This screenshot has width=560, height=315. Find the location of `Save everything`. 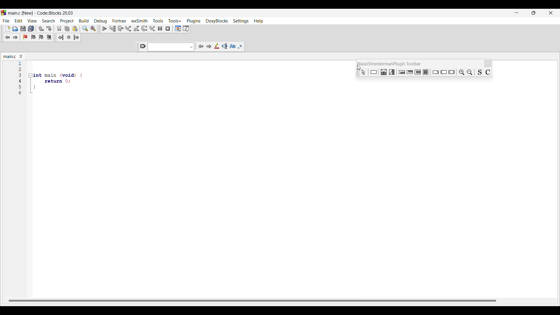

Save everything is located at coordinates (31, 28).